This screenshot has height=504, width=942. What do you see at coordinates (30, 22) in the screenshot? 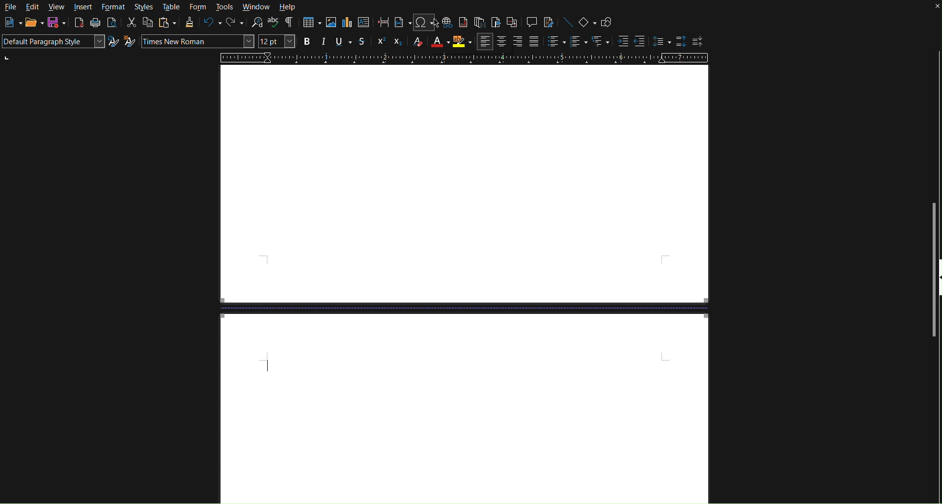
I see `Open` at bounding box center [30, 22].